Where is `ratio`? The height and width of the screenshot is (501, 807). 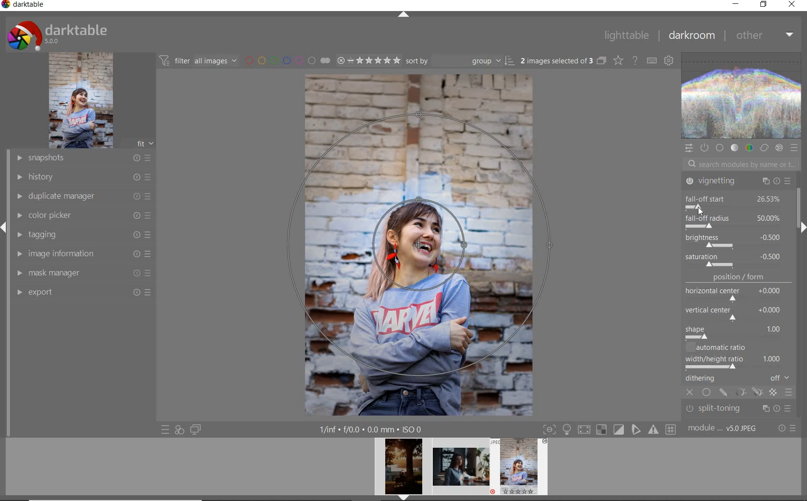
ratio is located at coordinates (740, 357).